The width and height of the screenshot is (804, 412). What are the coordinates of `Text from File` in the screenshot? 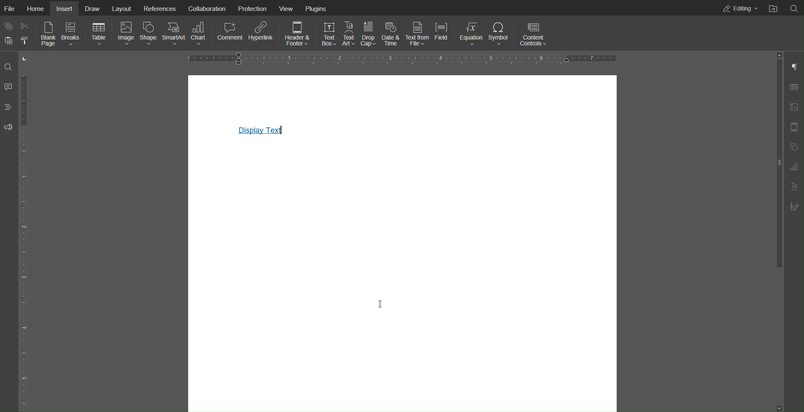 It's located at (419, 34).